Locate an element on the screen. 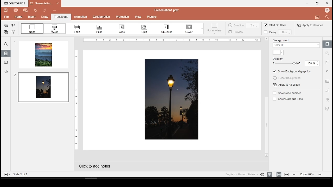 The width and height of the screenshot is (333, 187). onlyoffice is located at coordinates (14, 3).